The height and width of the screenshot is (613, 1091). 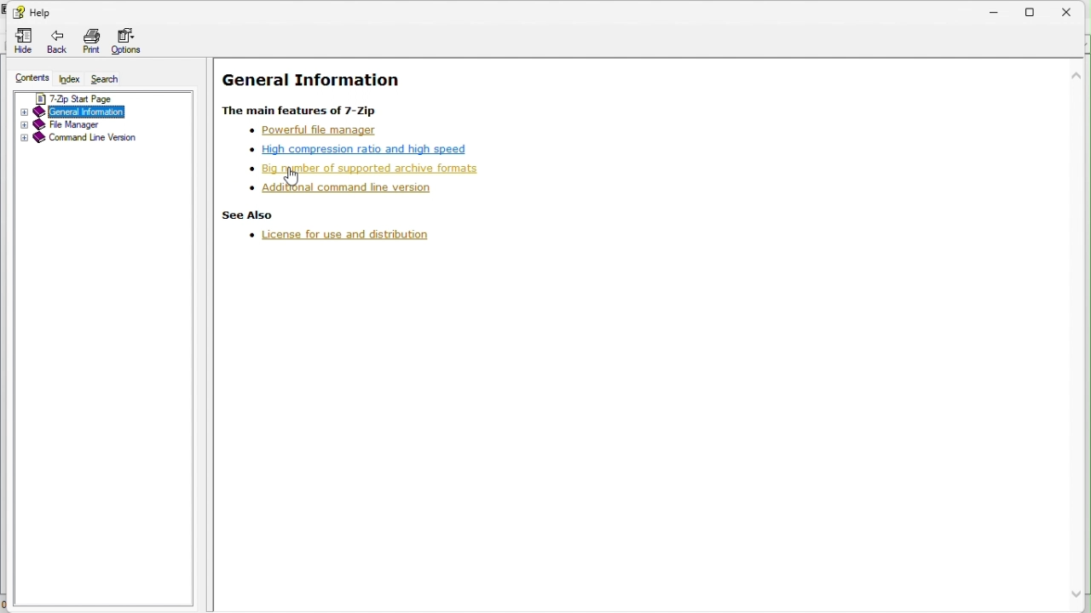 I want to click on General Information, so click(x=309, y=77).